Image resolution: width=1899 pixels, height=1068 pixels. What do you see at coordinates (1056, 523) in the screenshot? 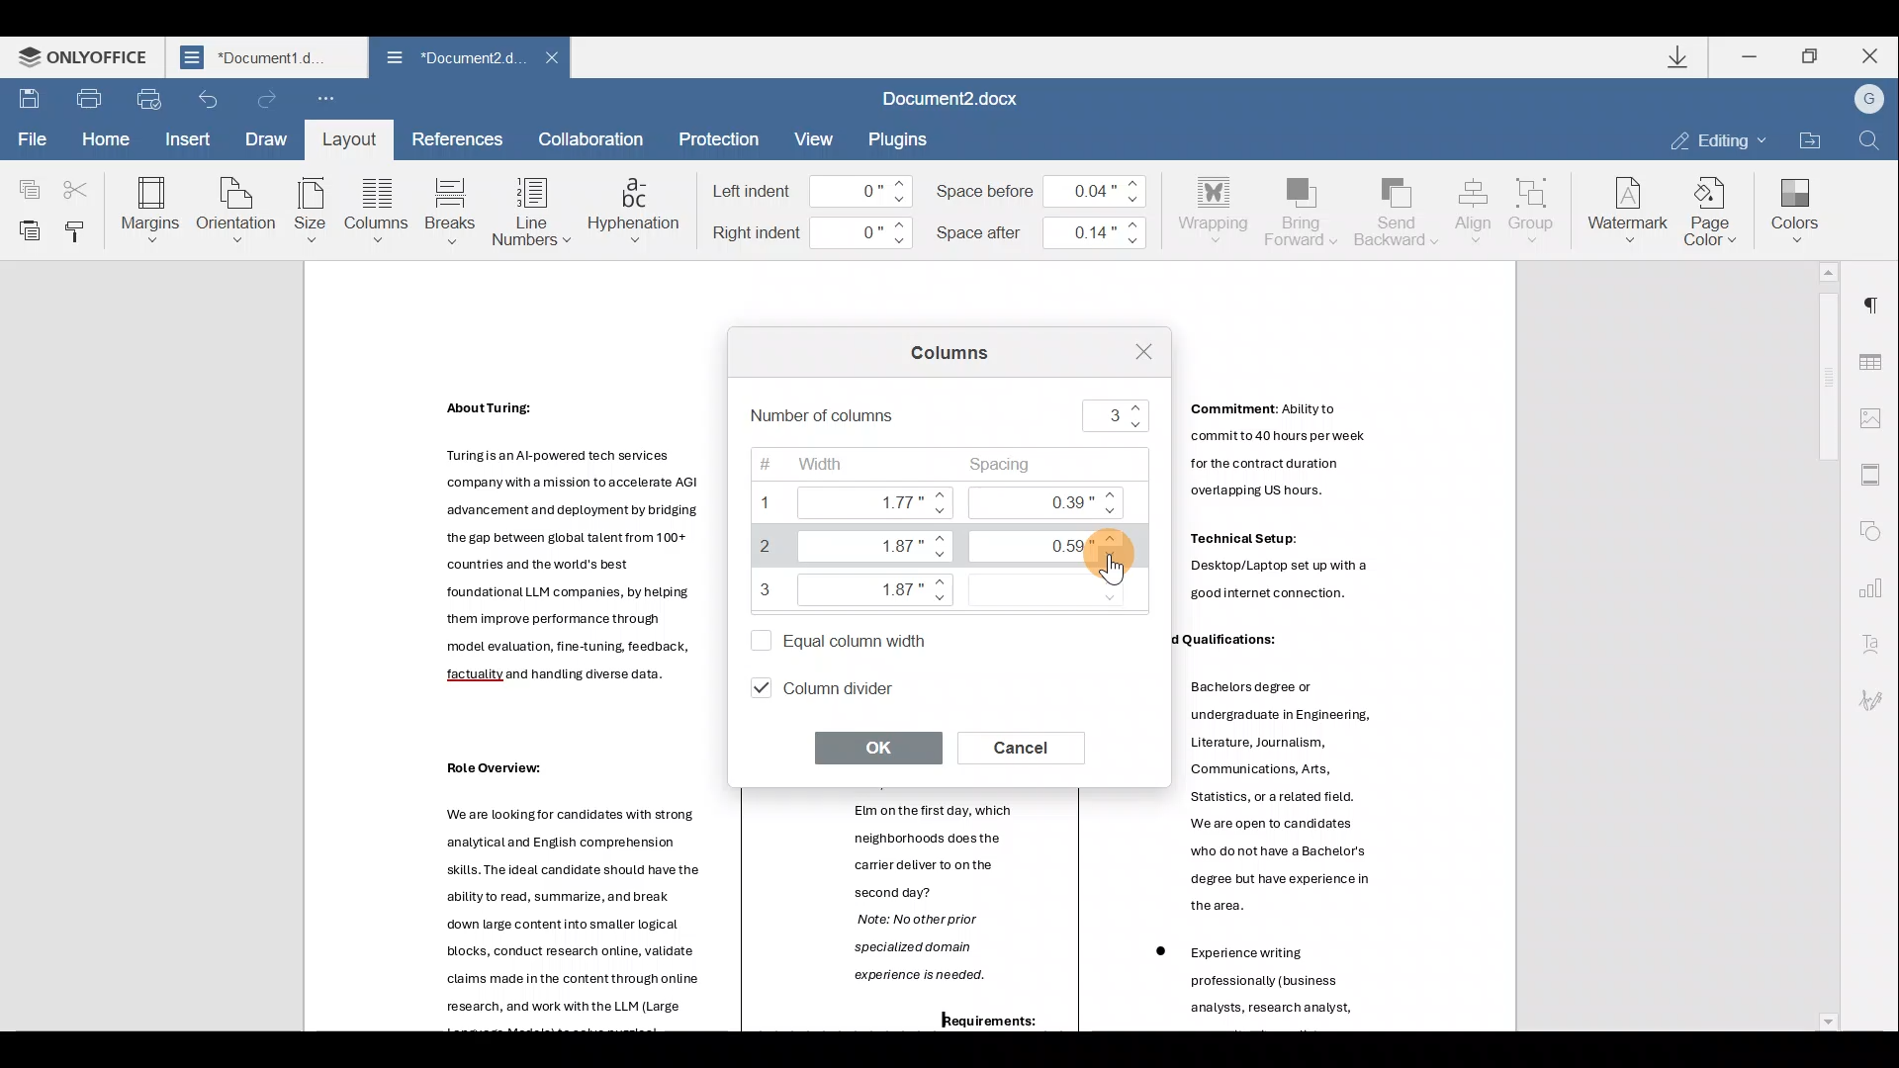
I see `Spacing` at bounding box center [1056, 523].